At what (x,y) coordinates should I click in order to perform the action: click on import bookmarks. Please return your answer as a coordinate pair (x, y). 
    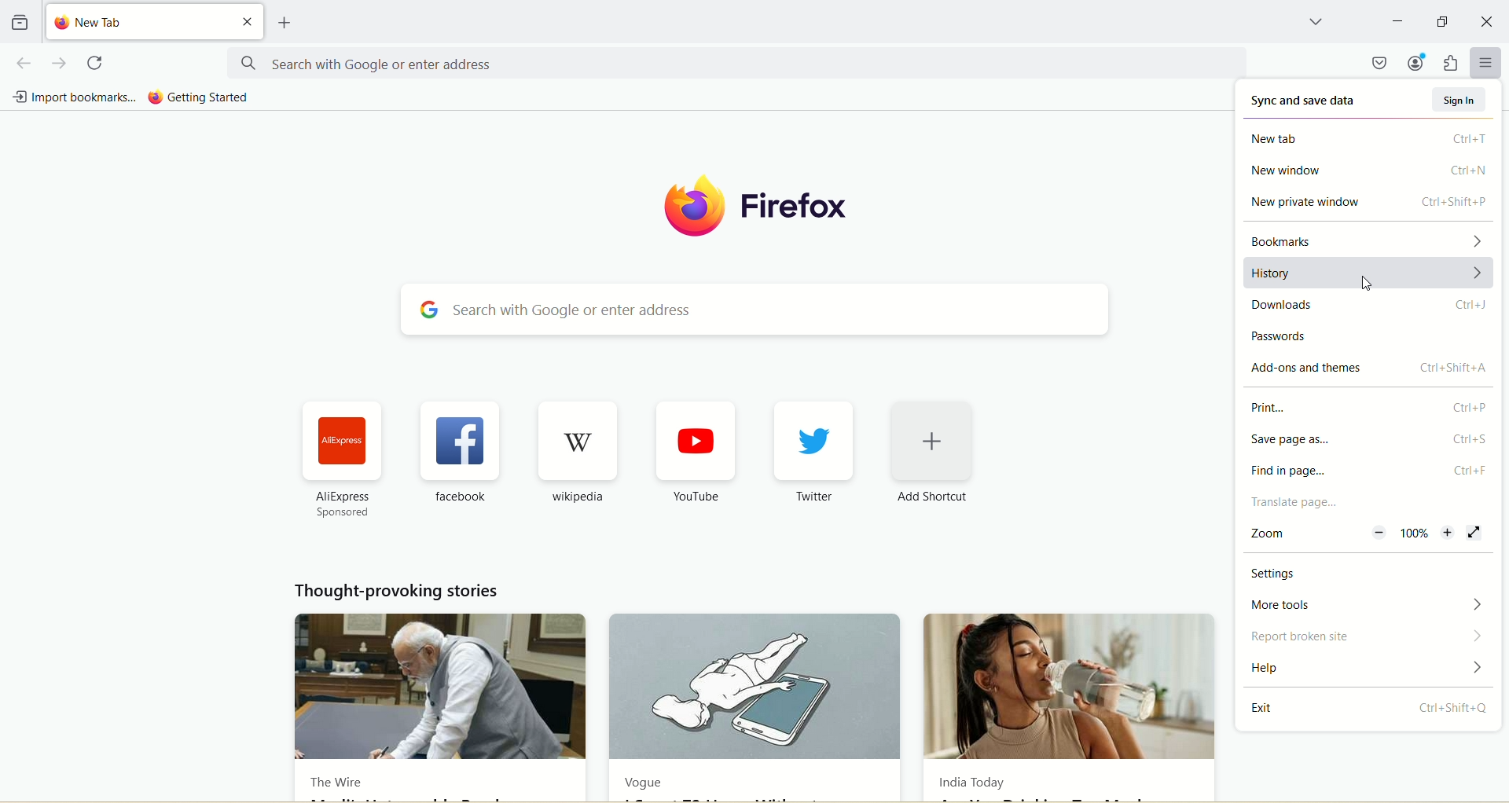
    Looking at the image, I should click on (75, 98).